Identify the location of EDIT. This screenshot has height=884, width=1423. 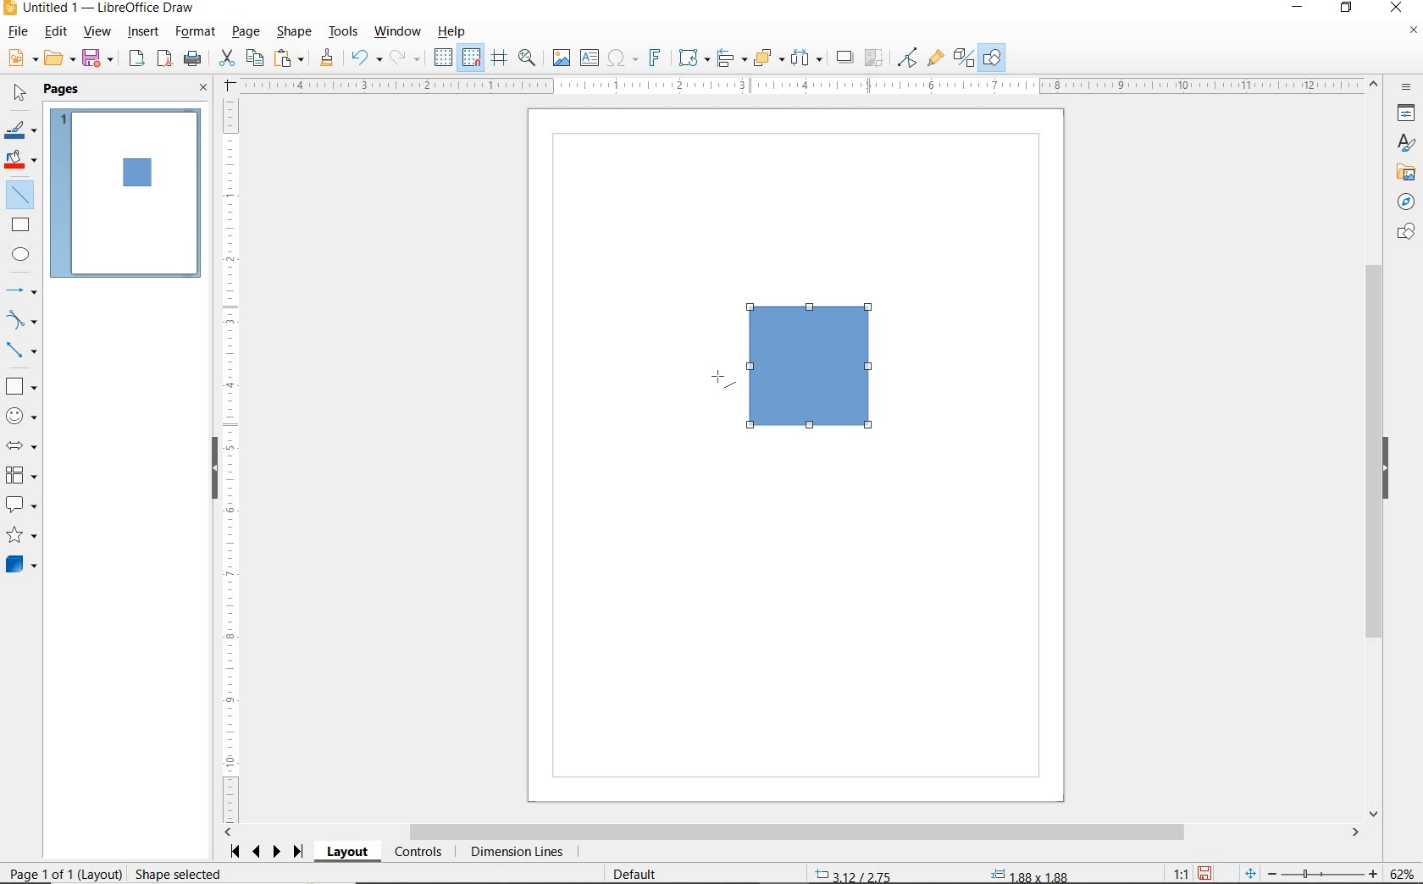
(56, 31).